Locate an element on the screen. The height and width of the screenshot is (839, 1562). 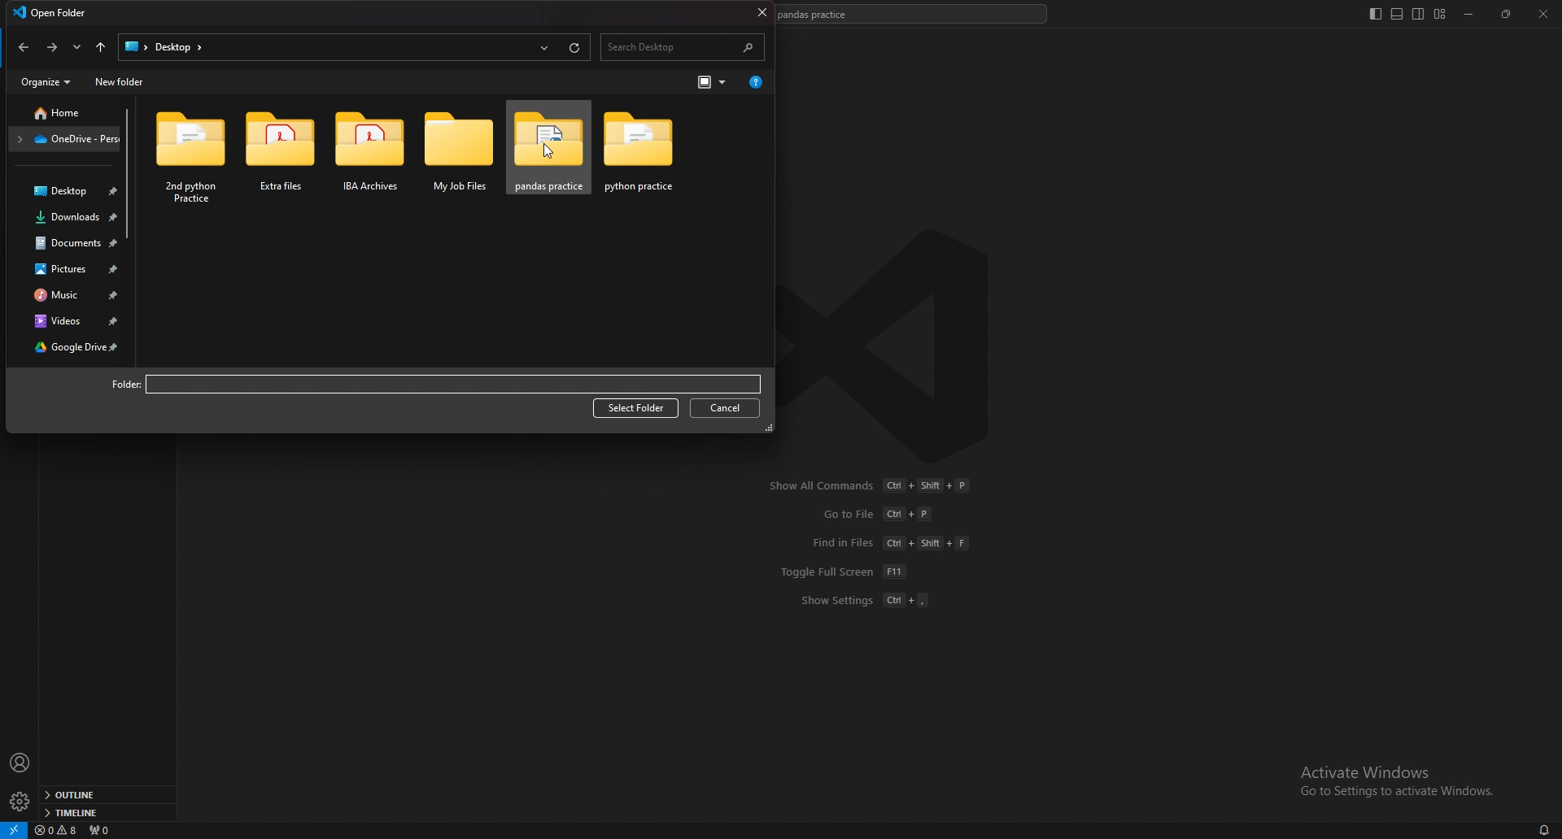
organize is located at coordinates (48, 81).